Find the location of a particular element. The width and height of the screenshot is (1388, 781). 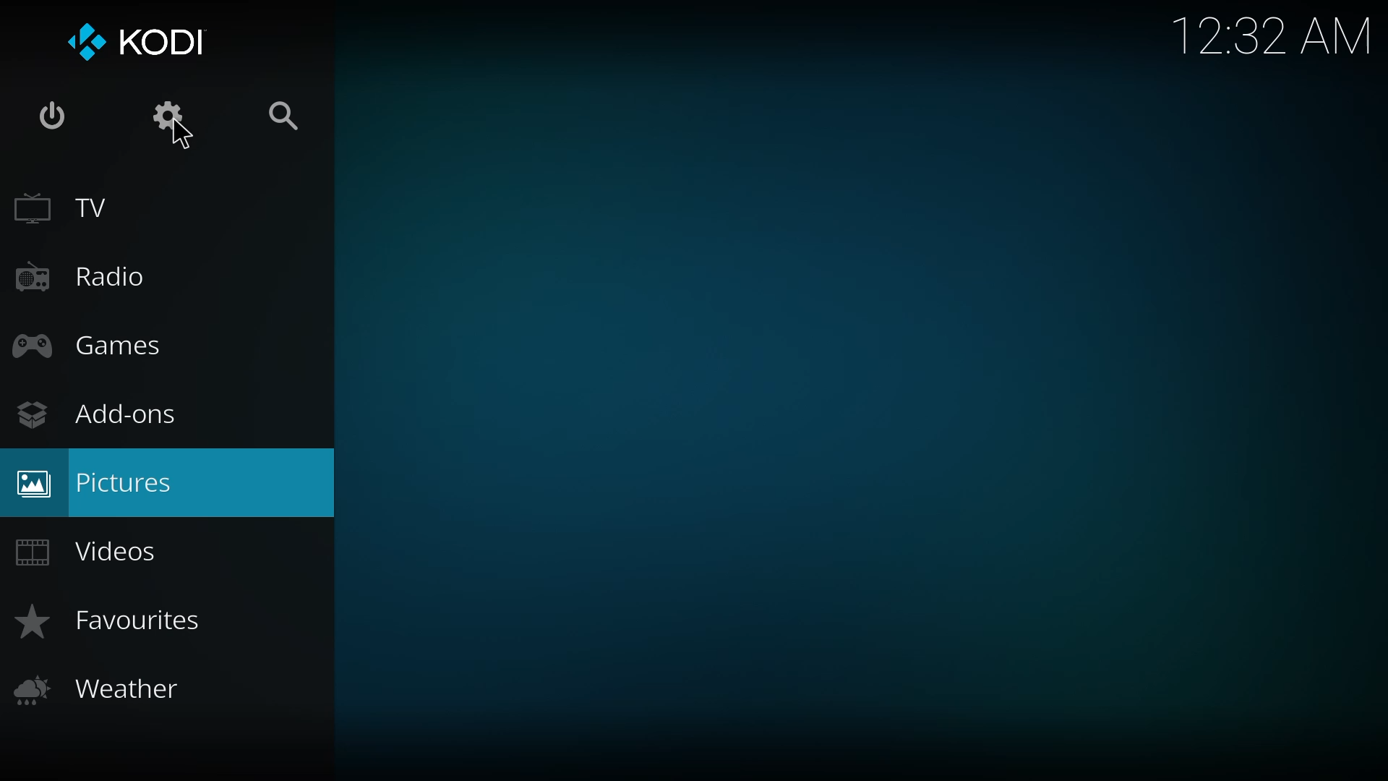

cursor is located at coordinates (181, 135).